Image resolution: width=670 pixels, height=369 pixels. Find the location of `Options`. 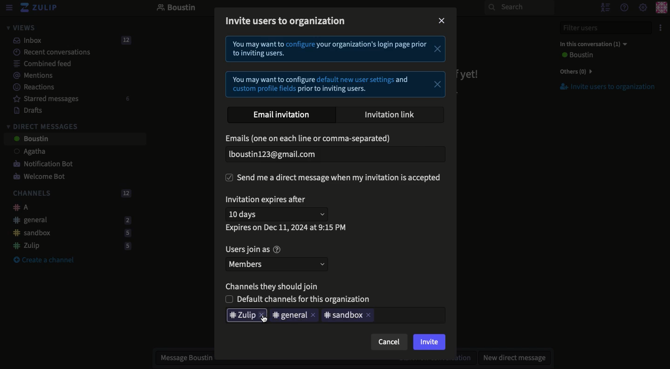

Options is located at coordinates (659, 28).